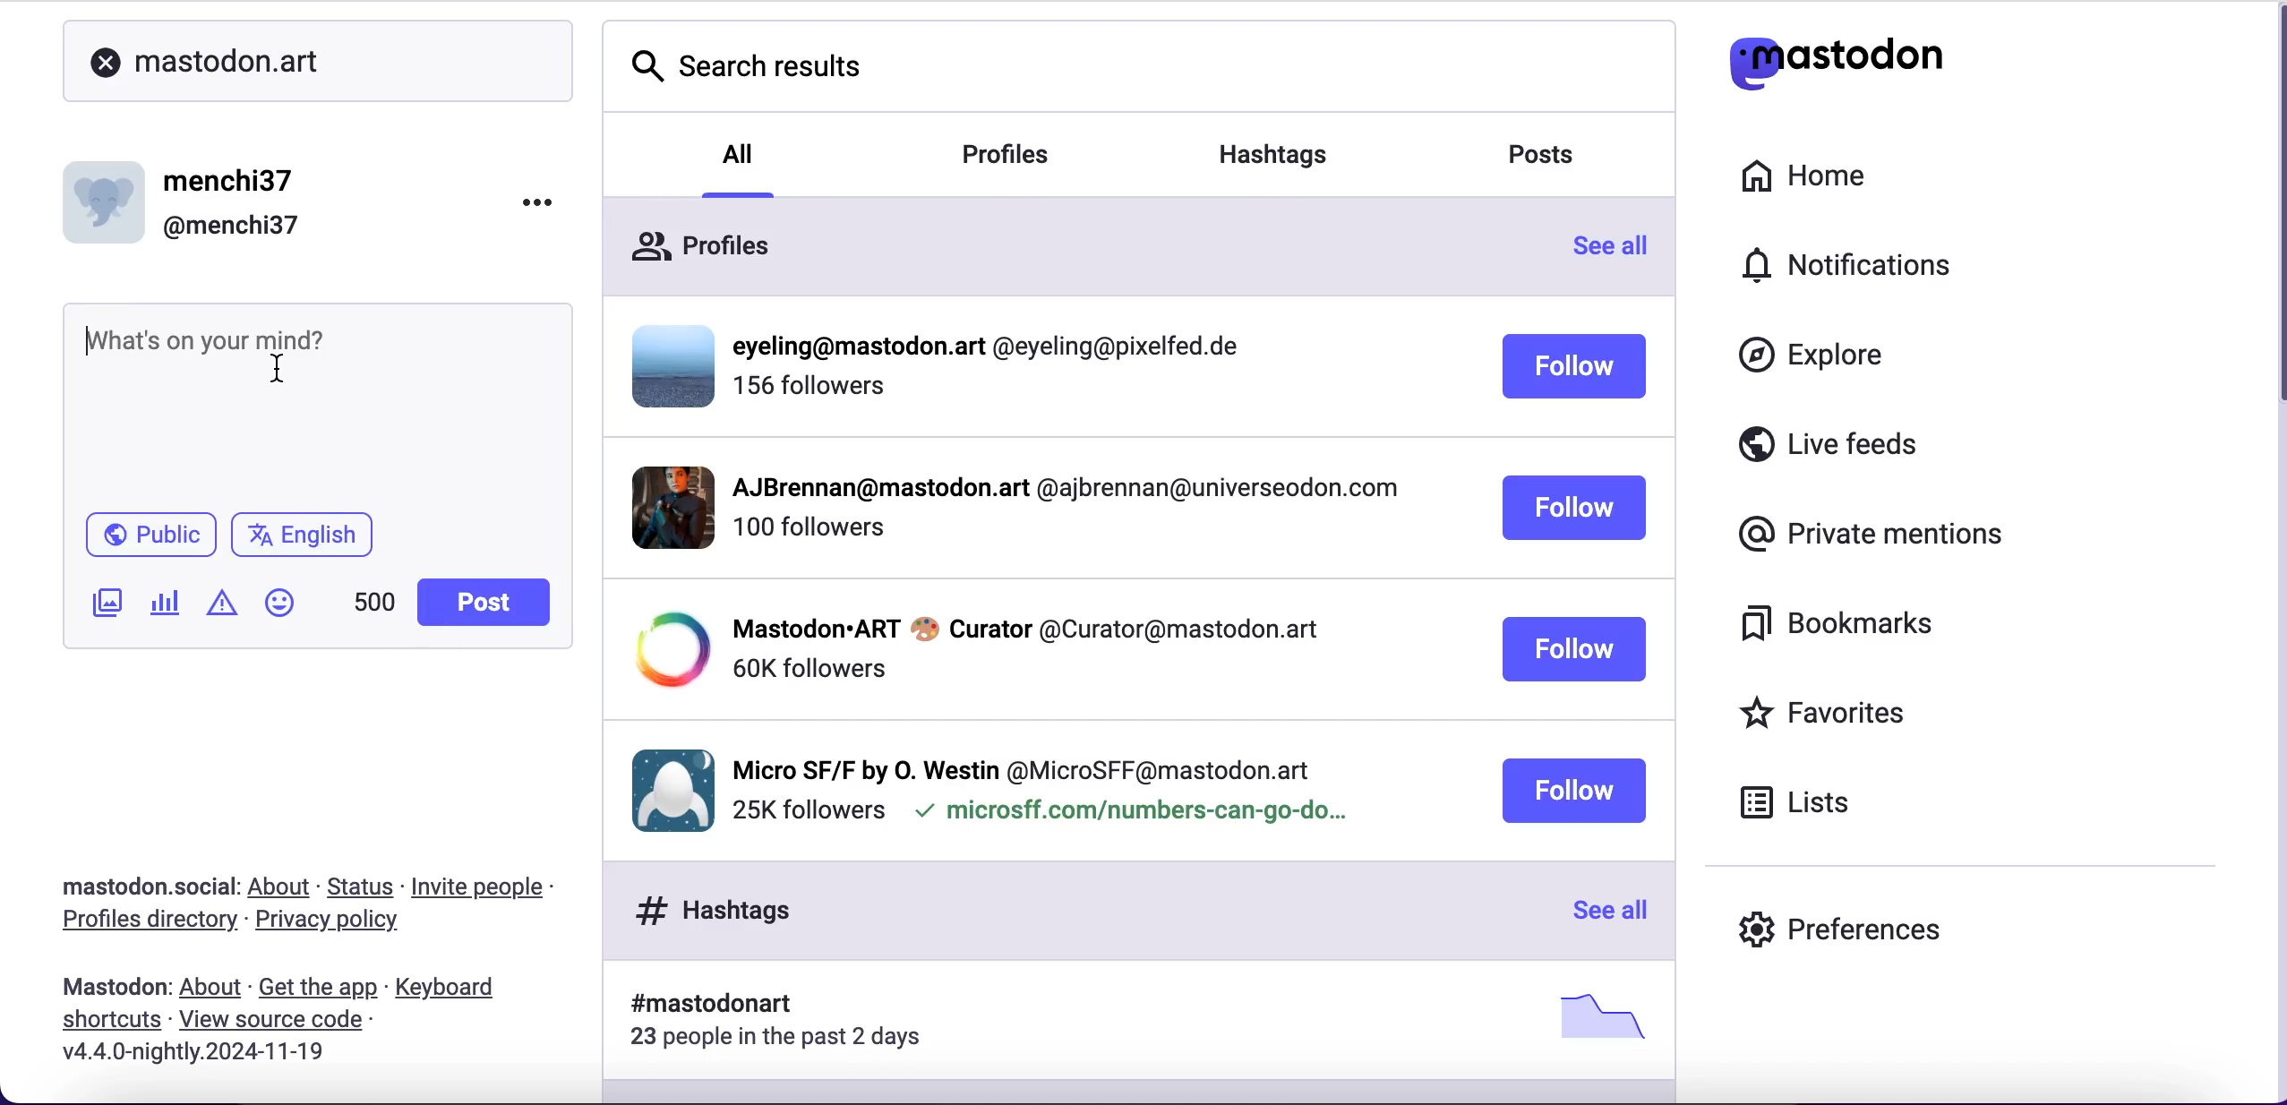  I want to click on user profile, so click(1057, 507).